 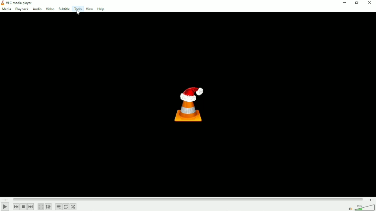 I want to click on Toggle loop all, loop one and no loop, so click(x=66, y=207).